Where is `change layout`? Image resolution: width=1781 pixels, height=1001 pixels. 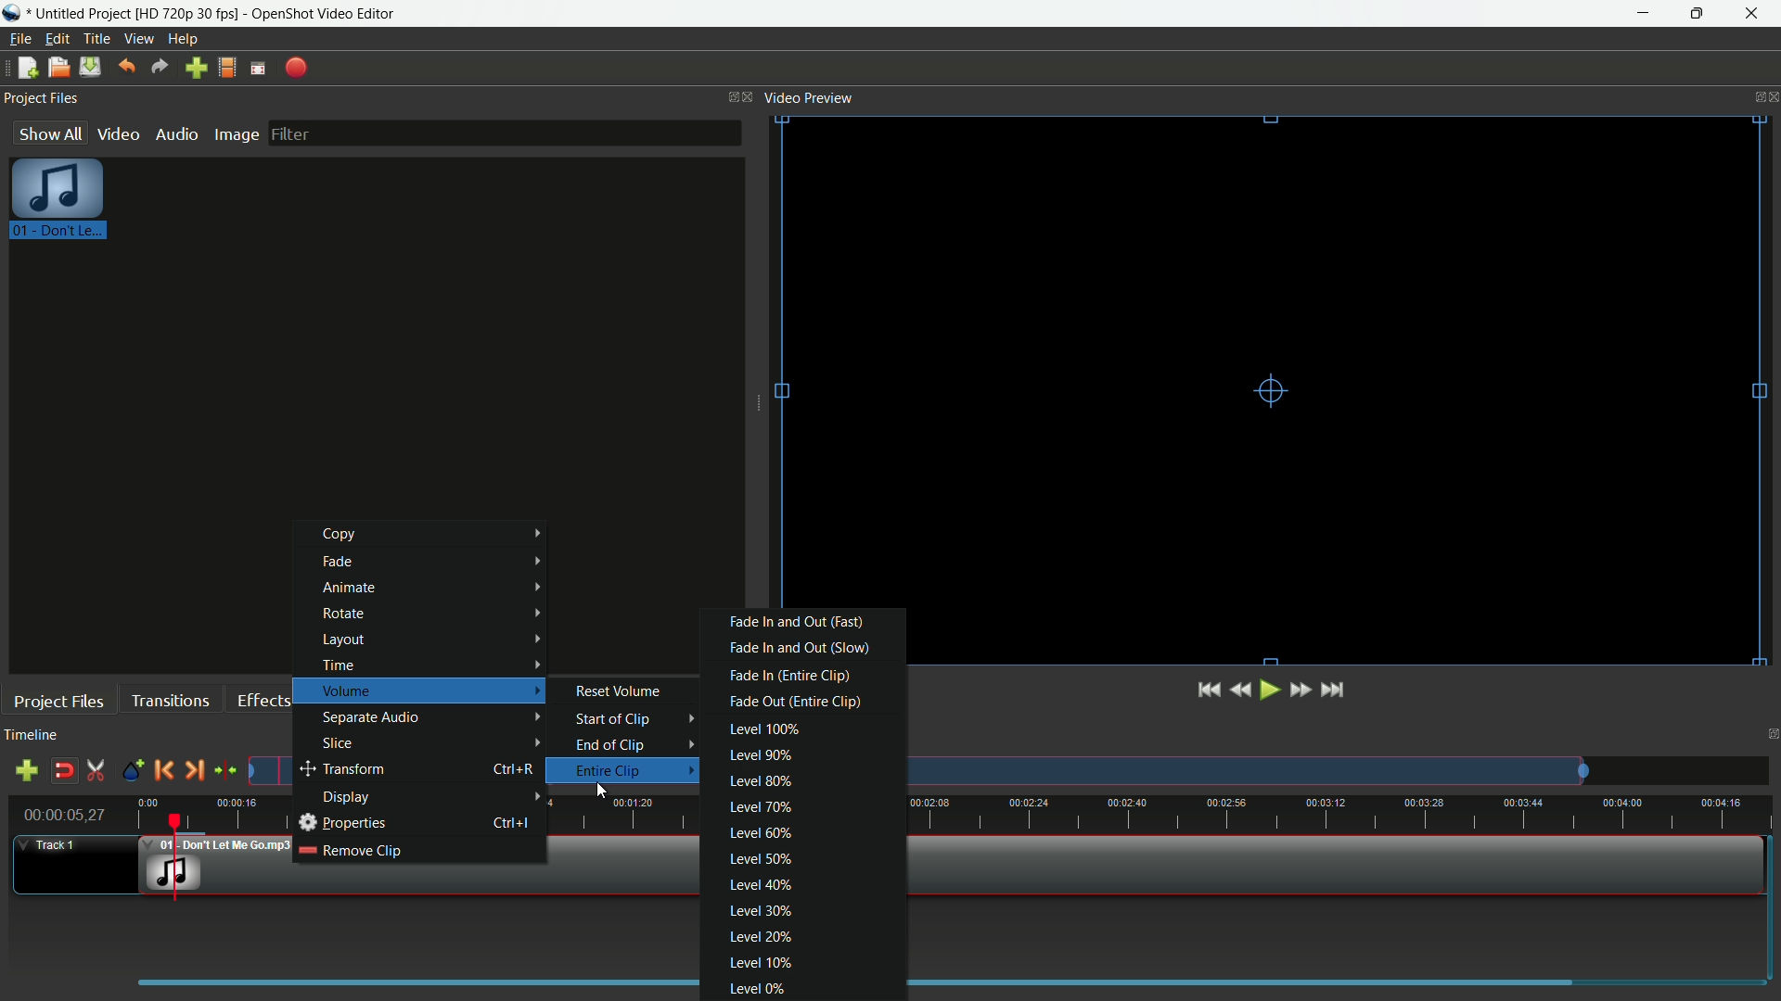
change layout is located at coordinates (727, 95).